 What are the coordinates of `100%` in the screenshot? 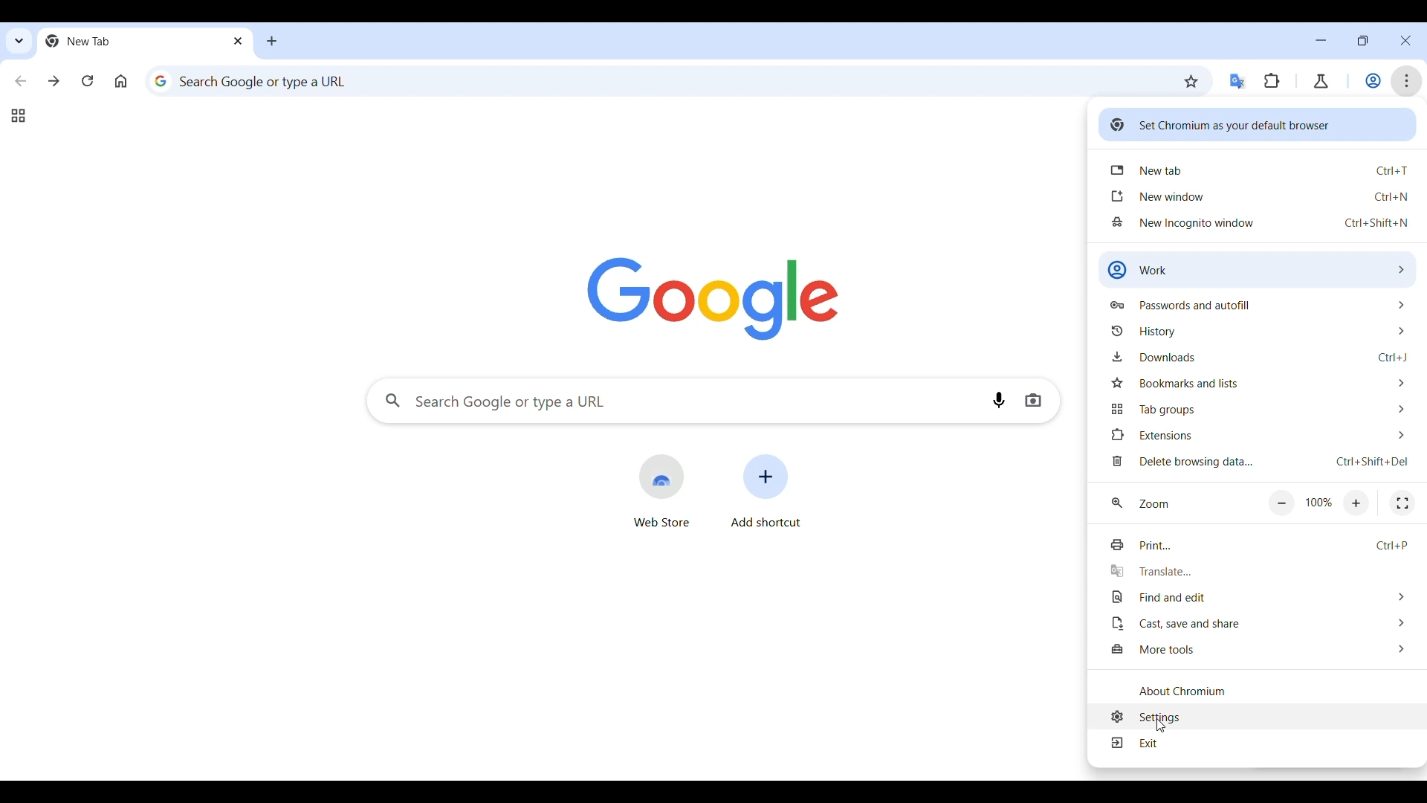 It's located at (1320, 503).